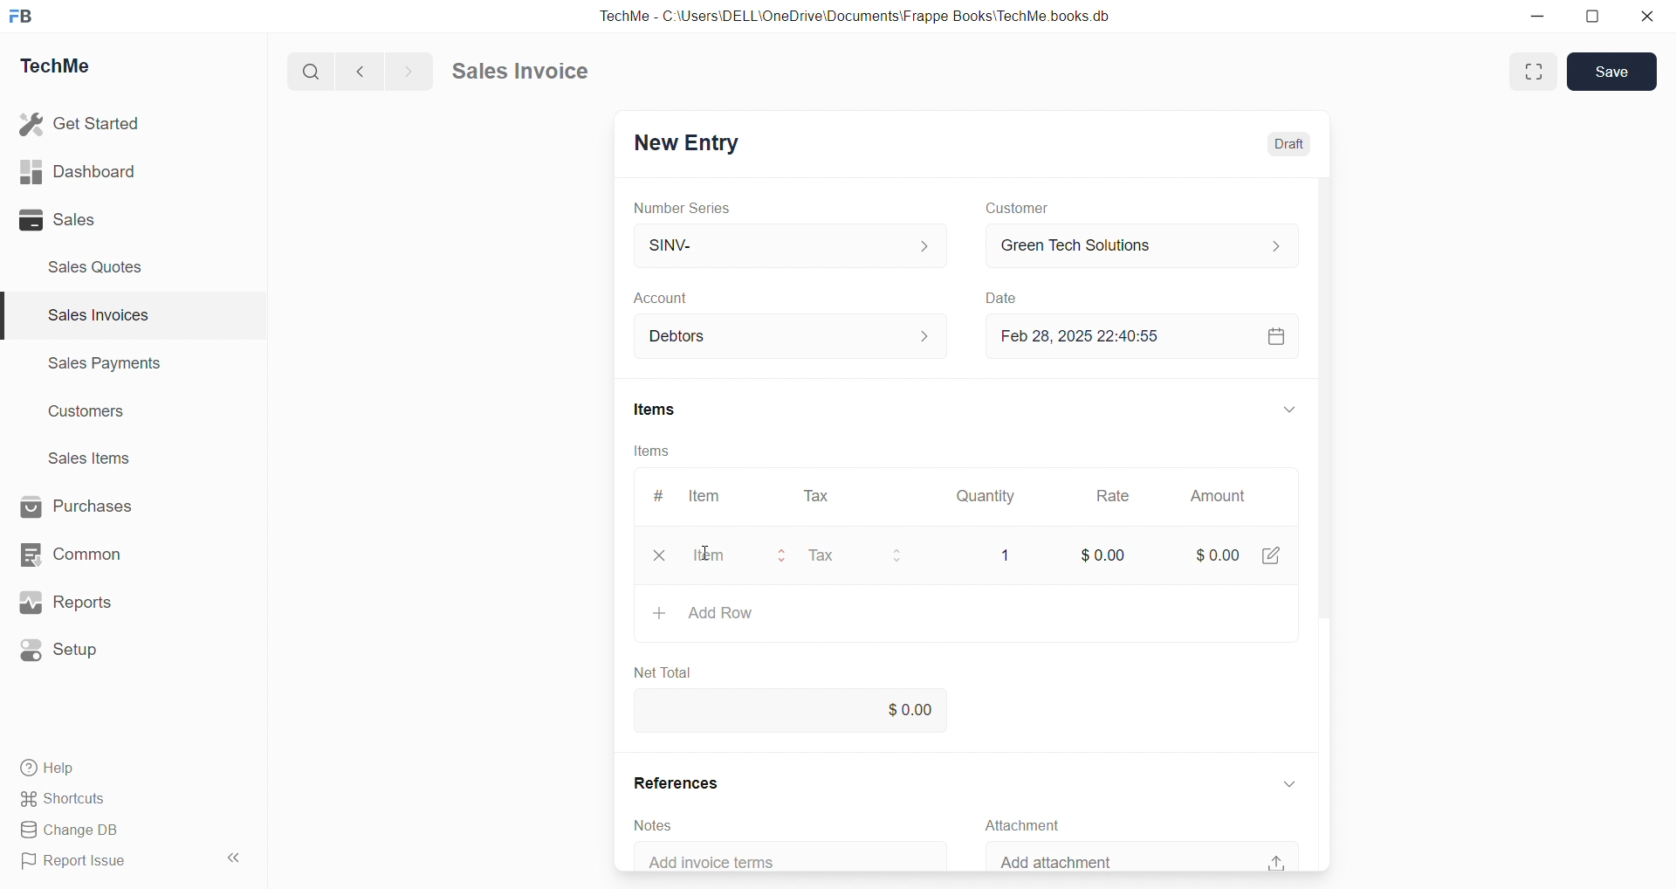 This screenshot has width=1676, height=889. I want to click on down, so click(1290, 783).